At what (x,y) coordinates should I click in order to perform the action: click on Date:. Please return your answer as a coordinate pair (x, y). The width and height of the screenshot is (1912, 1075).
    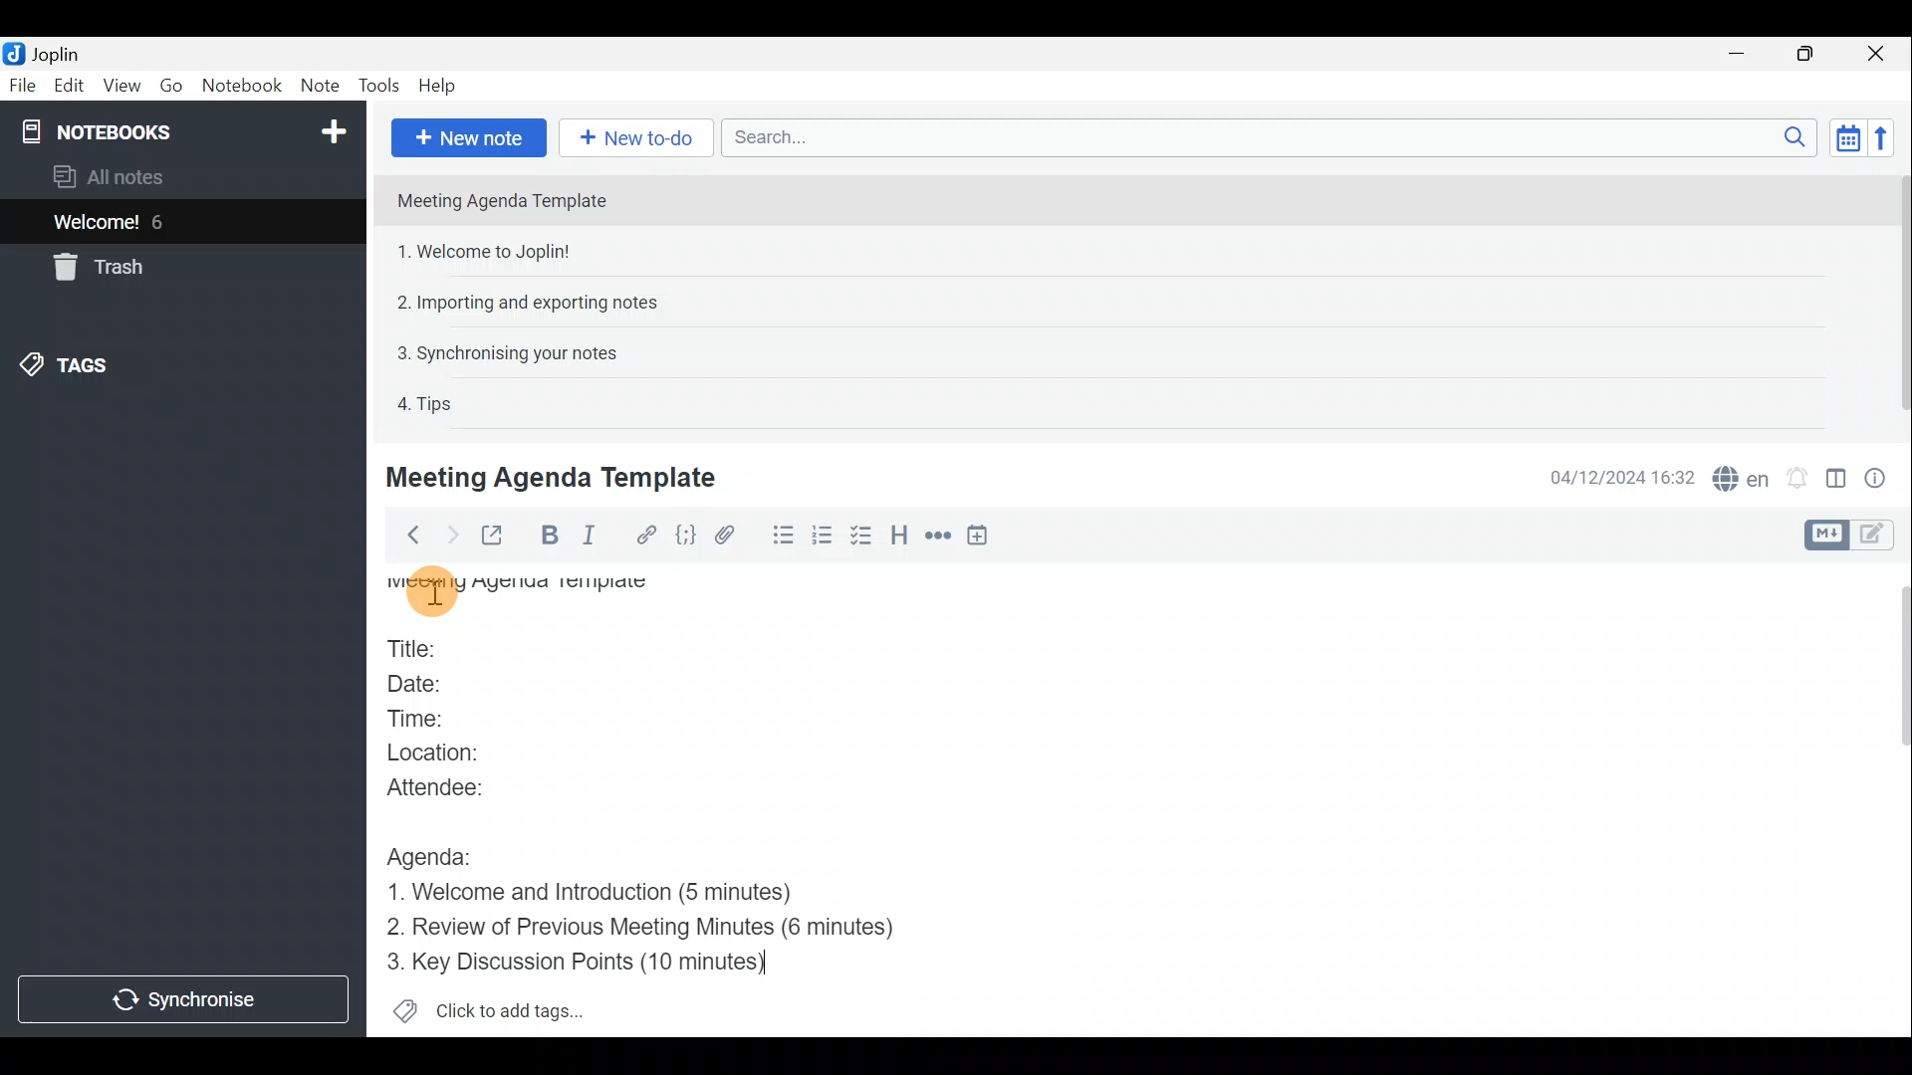
    Looking at the image, I should click on (431, 687).